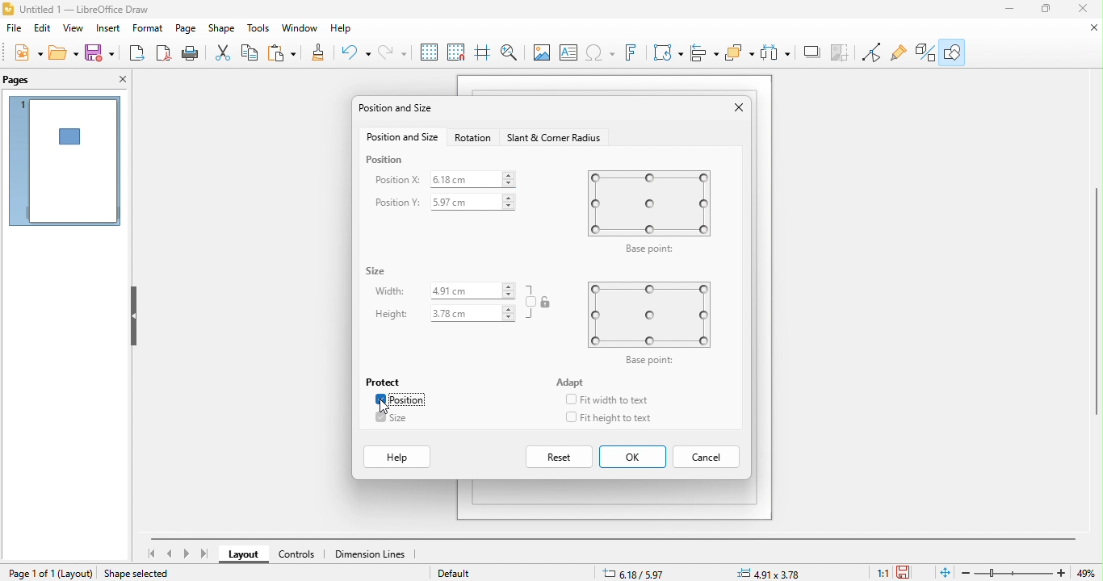 The height and width of the screenshot is (581, 1103). Describe the element at coordinates (111, 30) in the screenshot. I see `insert` at that location.